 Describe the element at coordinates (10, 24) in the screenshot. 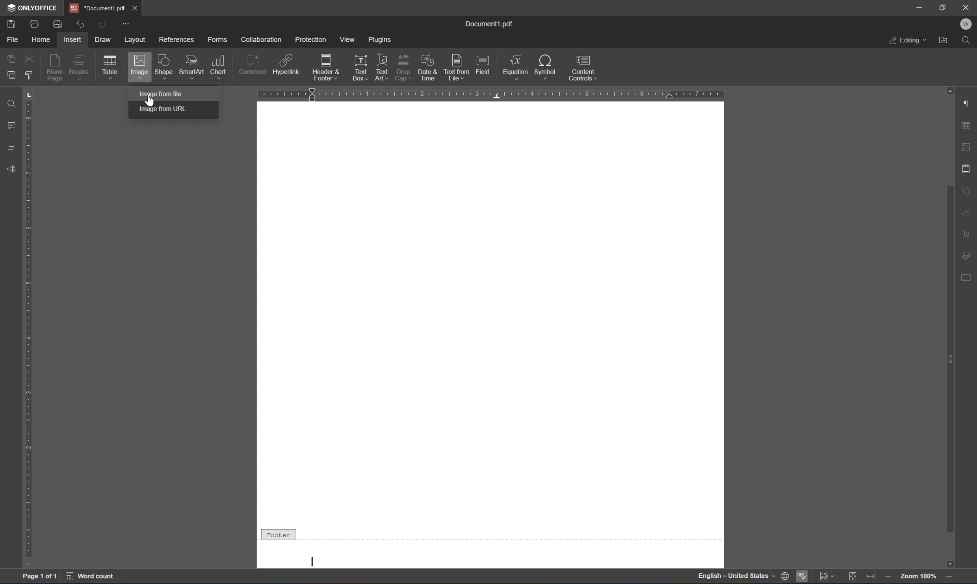

I see `save` at that location.